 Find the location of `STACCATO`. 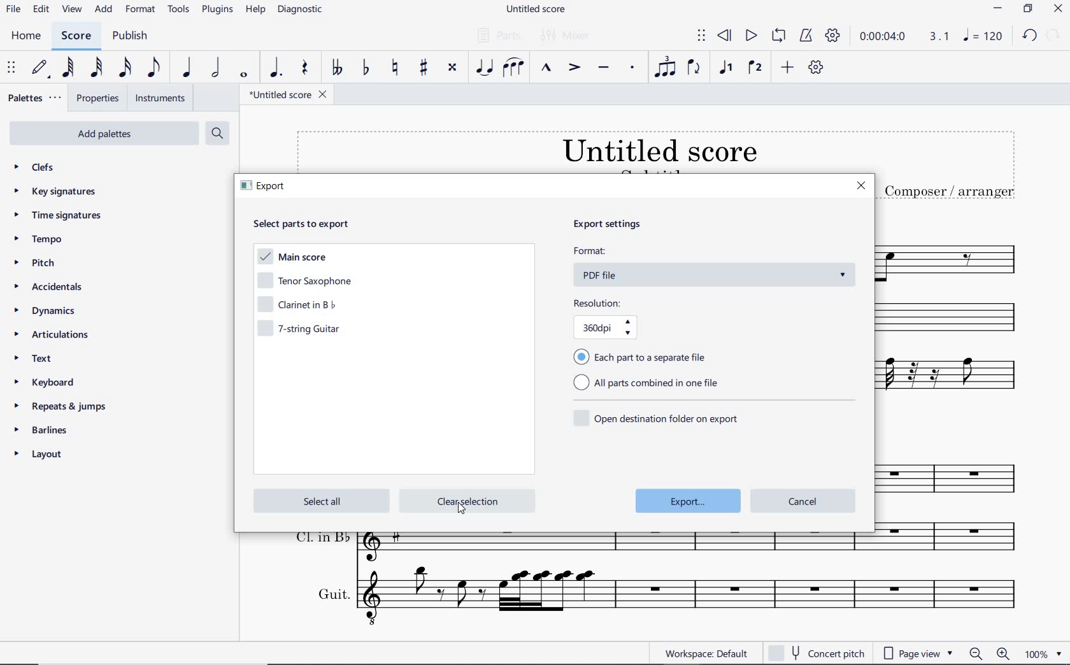

STACCATO is located at coordinates (633, 69).